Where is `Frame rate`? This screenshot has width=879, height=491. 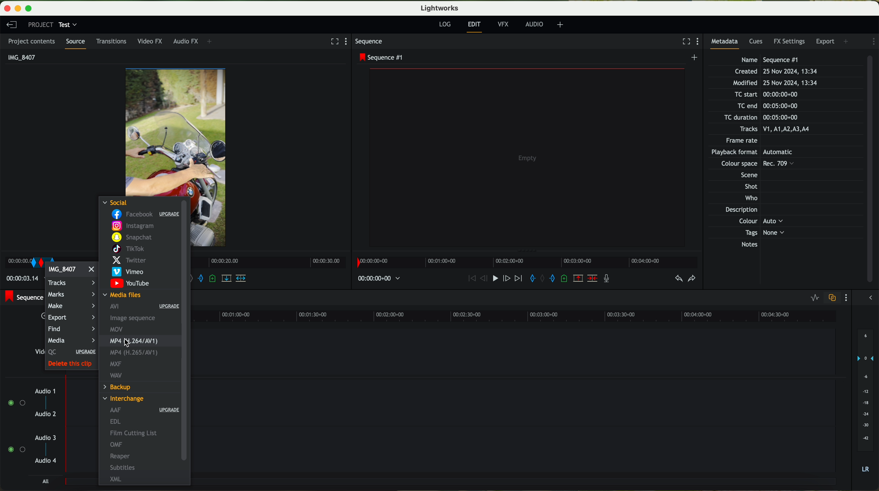 Frame rate is located at coordinates (744, 142).